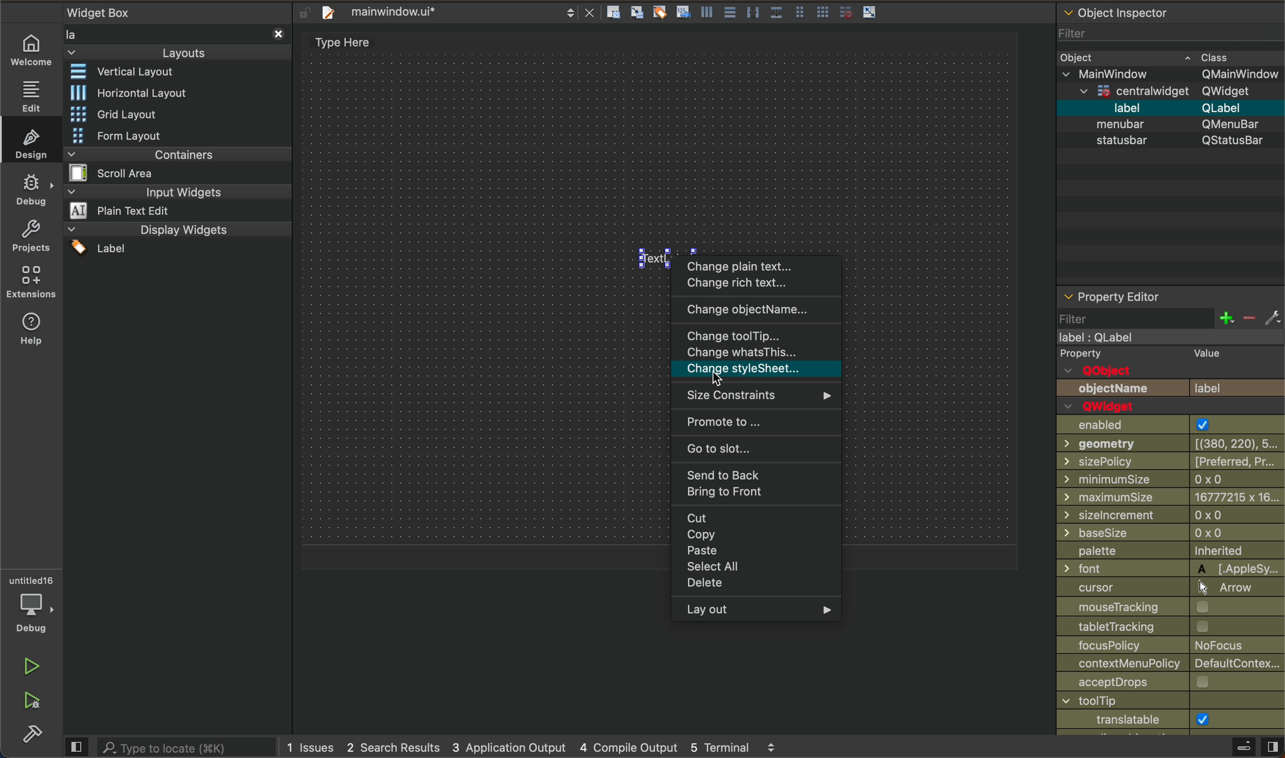 The width and height of the screenshot is (1285, 758). What do you see at coordinates (1172, 588) in the screenshot?
I see `cursor` at bounding box center [1172, 588].